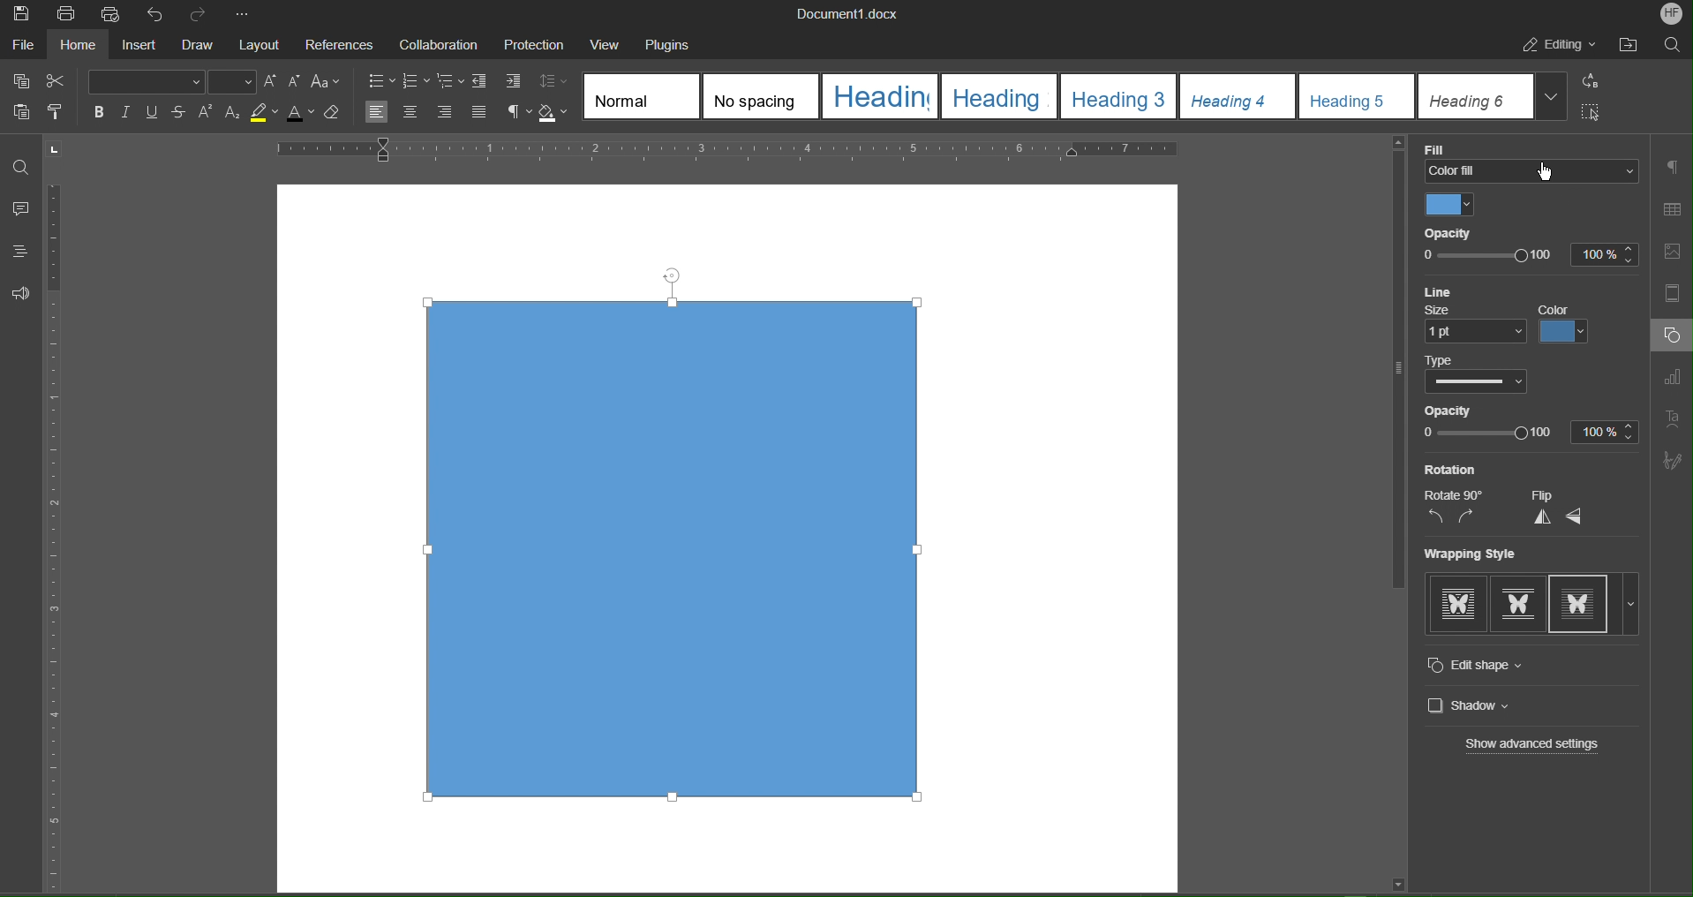 The height and width of the screenshot is (897, 1693). I want to click on Opacity, so click(1471, 410).